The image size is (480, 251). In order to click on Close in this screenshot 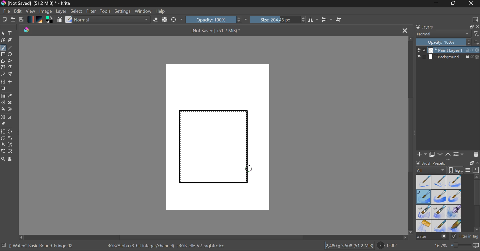, I will do `click(471, 3)`.